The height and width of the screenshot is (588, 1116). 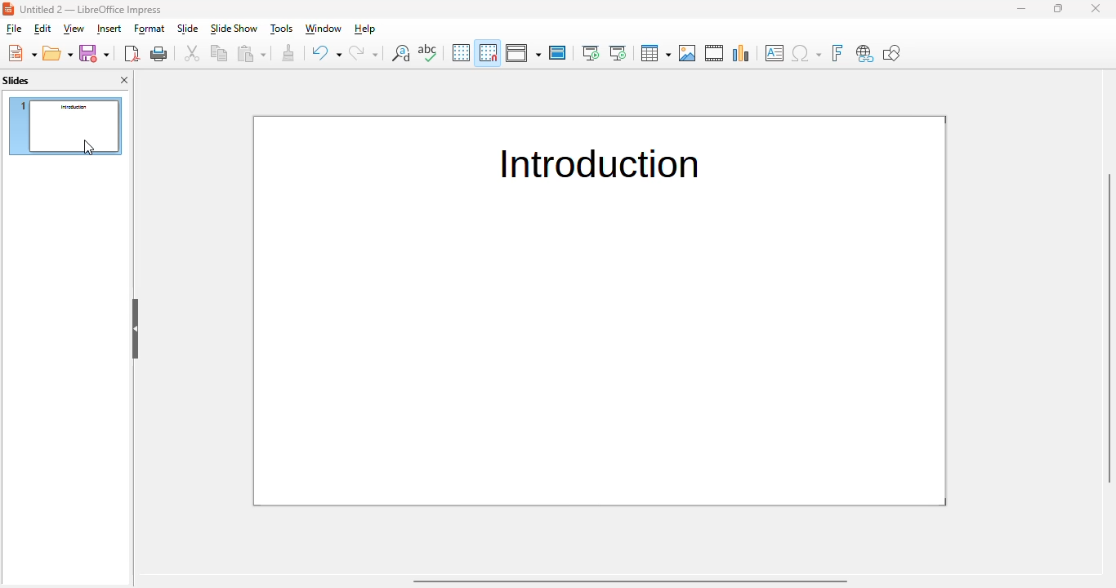 What do you see at coordinates (742, 53) in the screenshot?
I see `insert chart` at bounding box center [742, 53].